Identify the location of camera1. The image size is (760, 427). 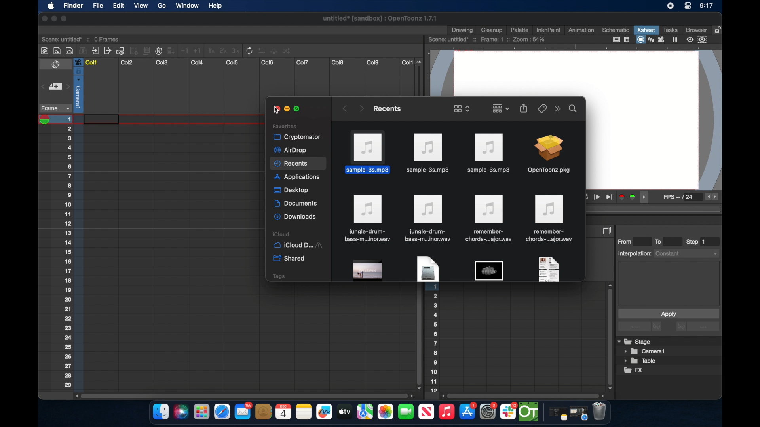
(645, 351).